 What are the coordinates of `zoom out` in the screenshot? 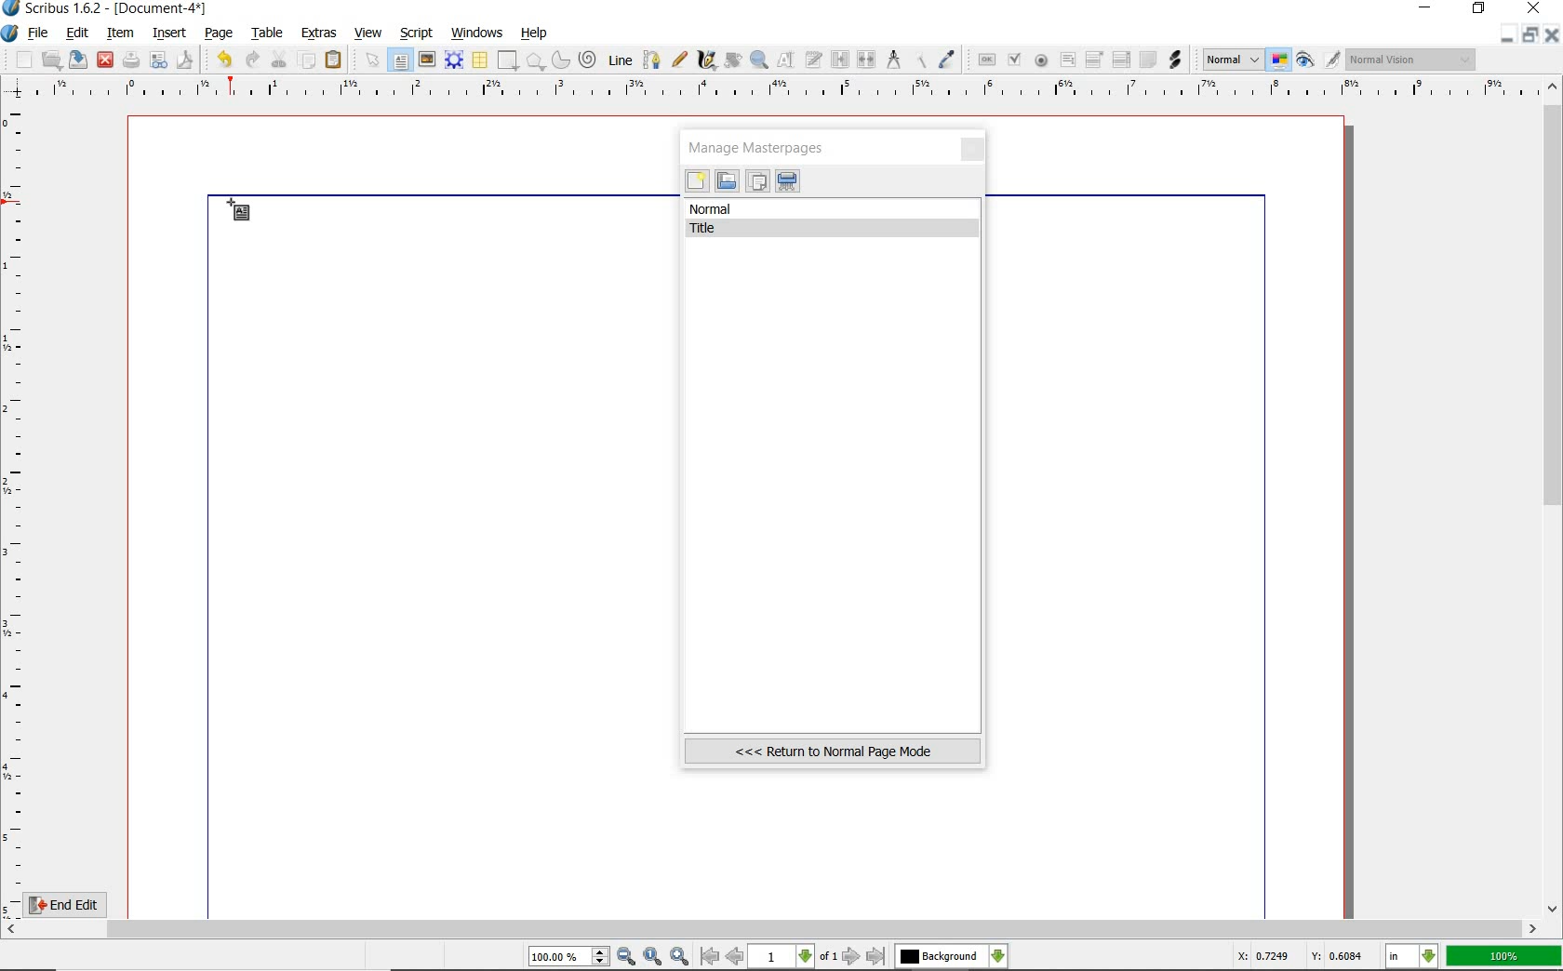 It's located at (627, 957).